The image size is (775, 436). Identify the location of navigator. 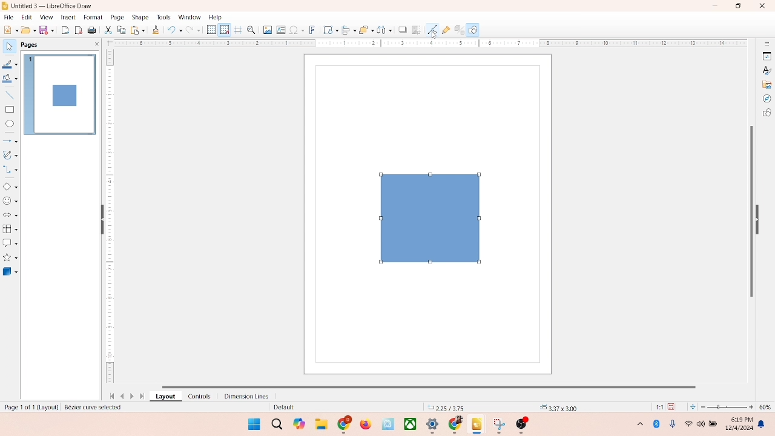
(767, 99).